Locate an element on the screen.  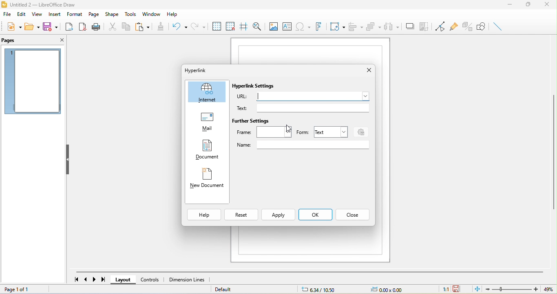
font work text is located at coordinates (320, 26).